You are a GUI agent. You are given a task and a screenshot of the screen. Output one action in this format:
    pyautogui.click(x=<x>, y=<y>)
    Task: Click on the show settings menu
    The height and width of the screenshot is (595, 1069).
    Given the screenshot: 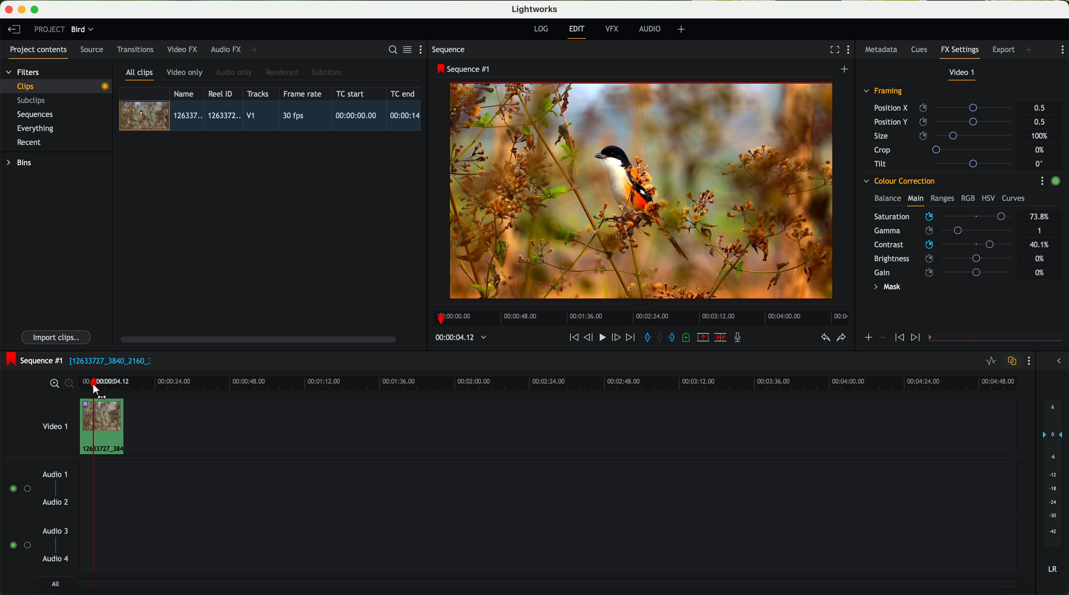 What is the action you would take?
    pyautogui.click(x=424, y=49)
    